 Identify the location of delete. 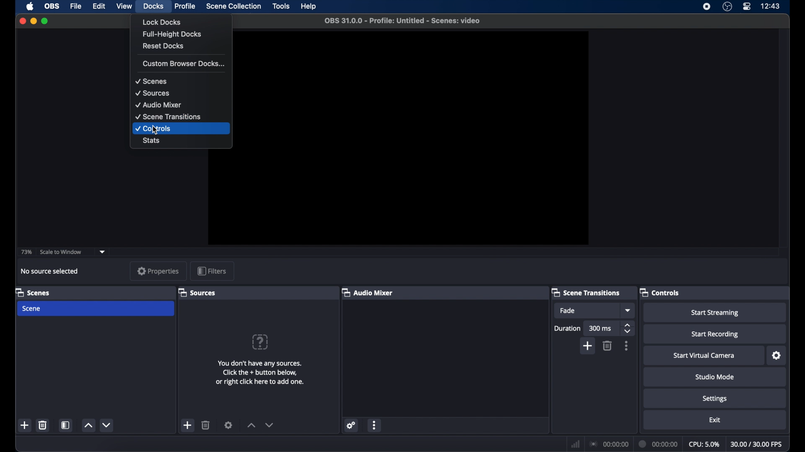
(608, 346).